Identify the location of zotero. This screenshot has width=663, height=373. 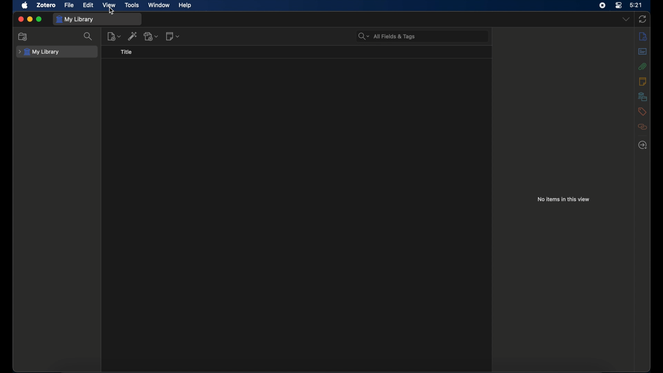
(46, 6).